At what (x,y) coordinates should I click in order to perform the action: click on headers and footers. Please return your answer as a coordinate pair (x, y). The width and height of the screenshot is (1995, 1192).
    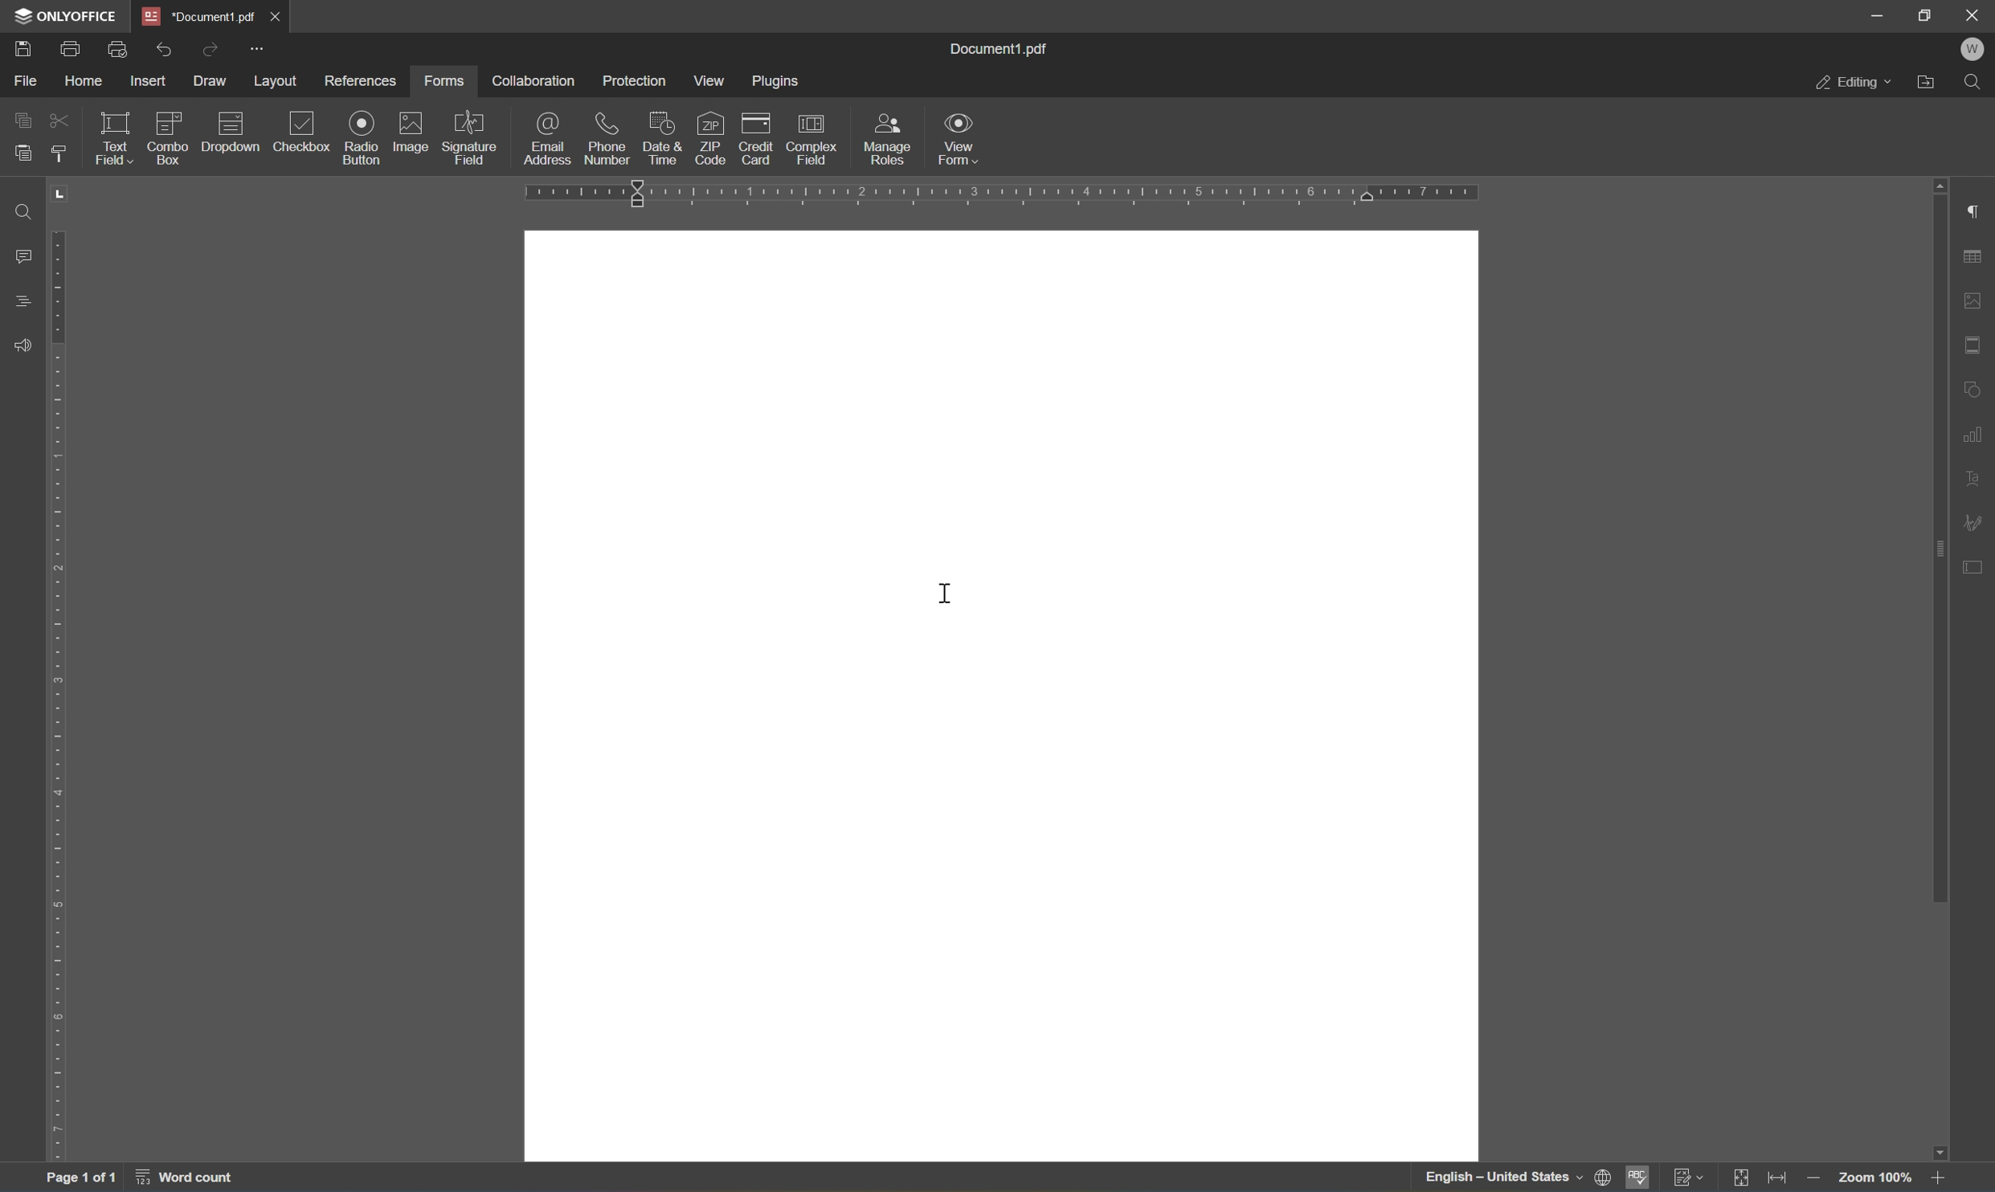
    Looking at the image, I should click on (1977, 340).